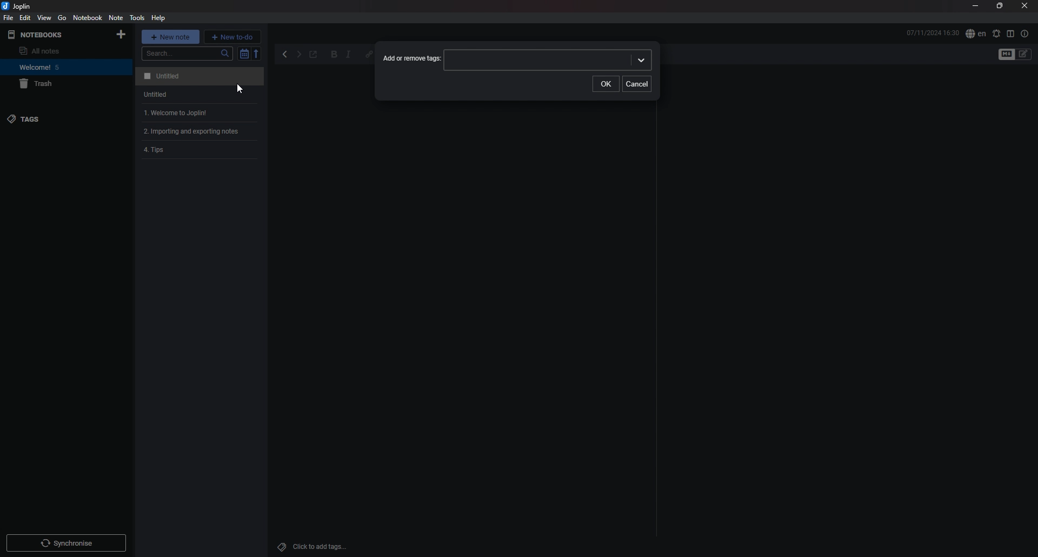 The image size is (1038, 557). What do you see at coordinates (975, 7) in the screenshot?
I see `minimize` at bounding box center [975, 7].